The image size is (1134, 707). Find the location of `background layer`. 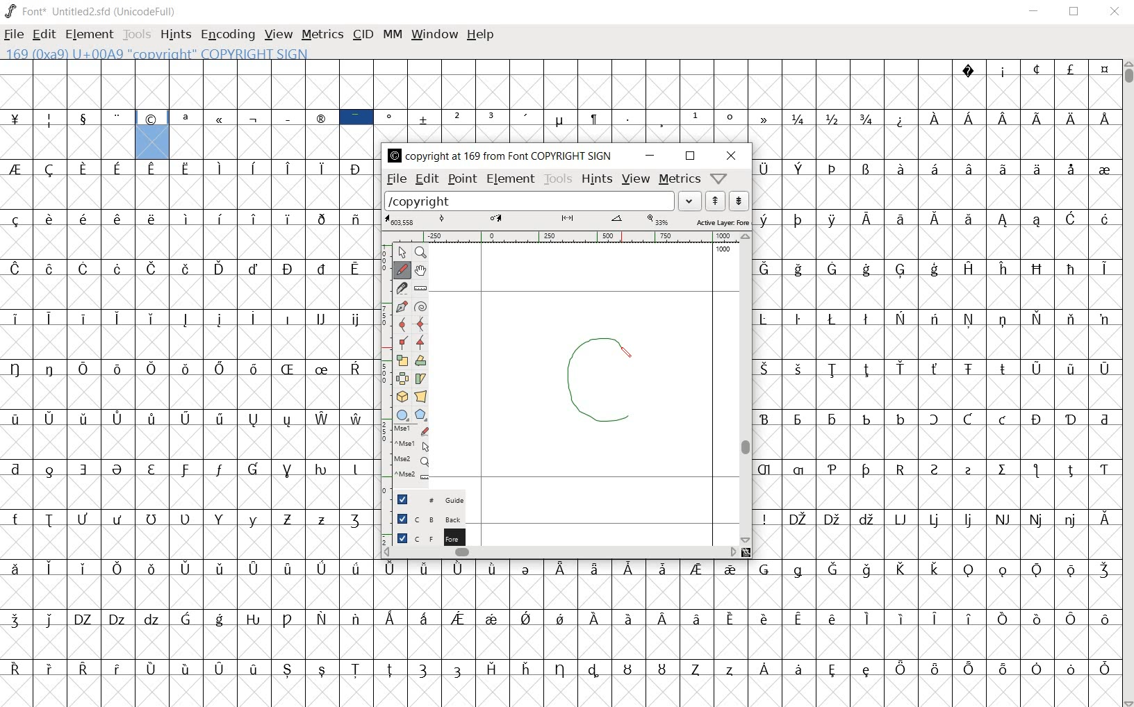

background layer is located at coordinates (423, 519).